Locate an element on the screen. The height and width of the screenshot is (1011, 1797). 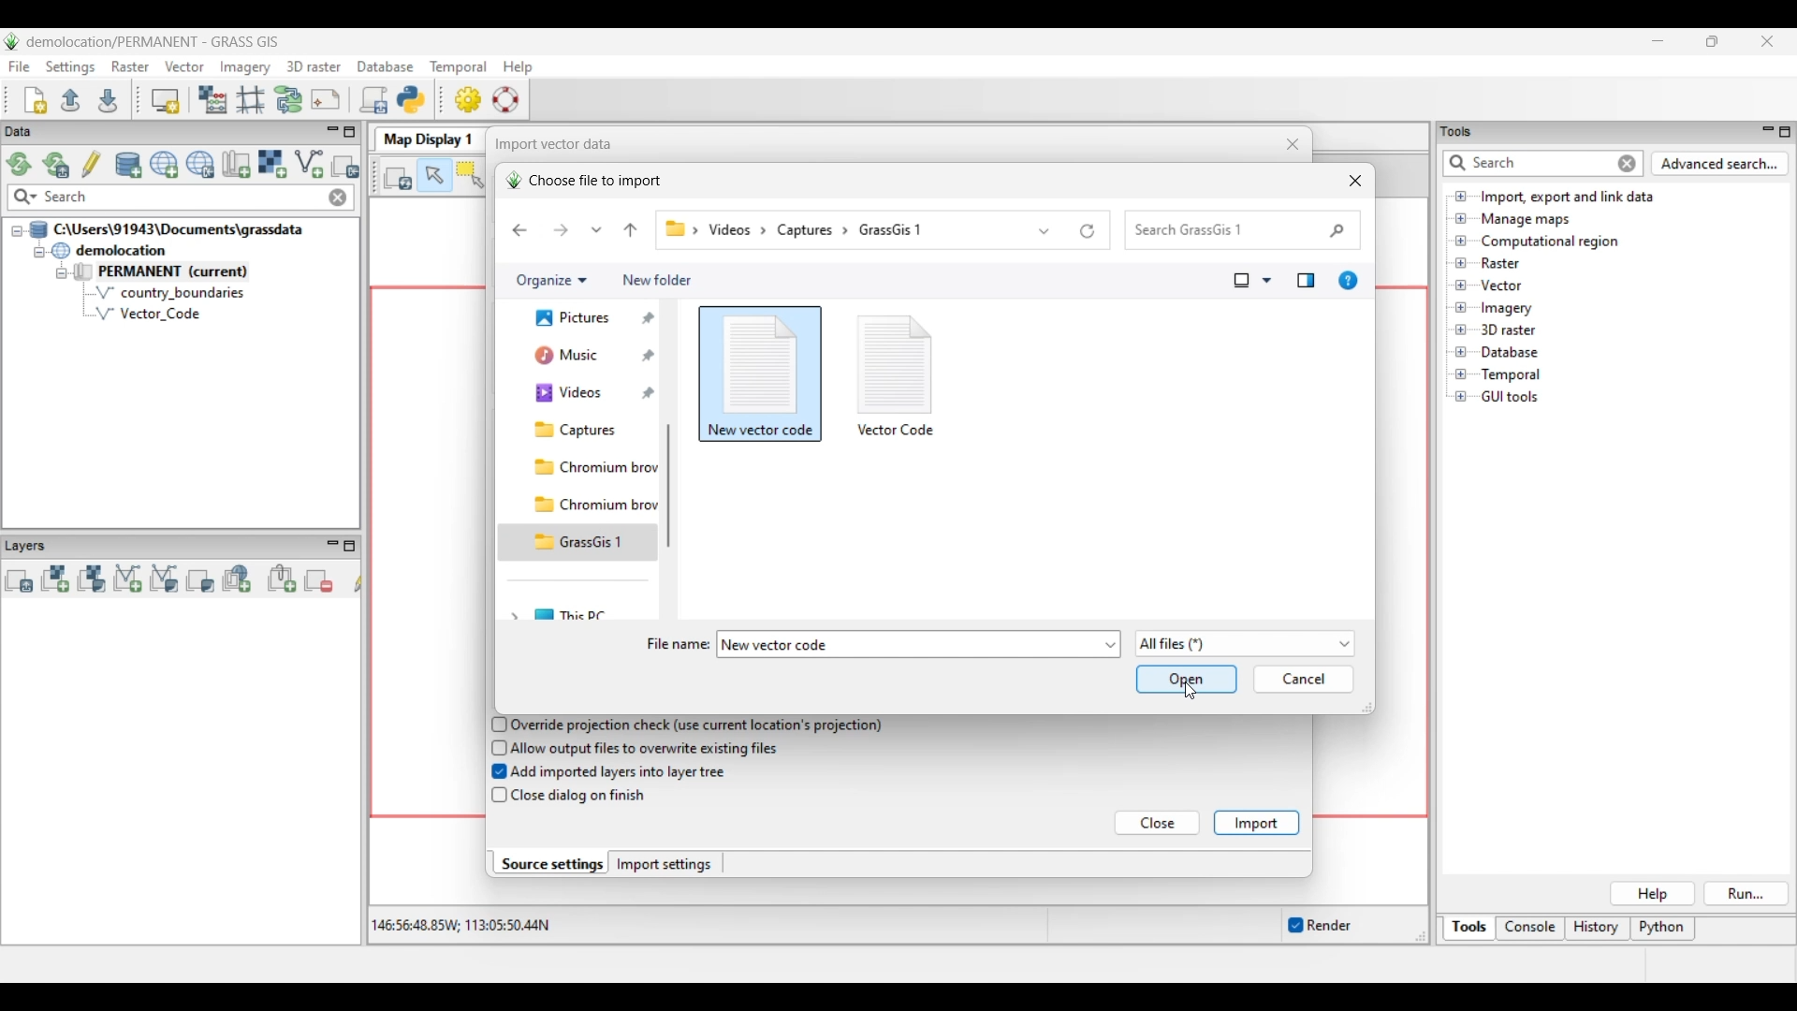
Current/Gallery folder is located at coordinates (578, 362).